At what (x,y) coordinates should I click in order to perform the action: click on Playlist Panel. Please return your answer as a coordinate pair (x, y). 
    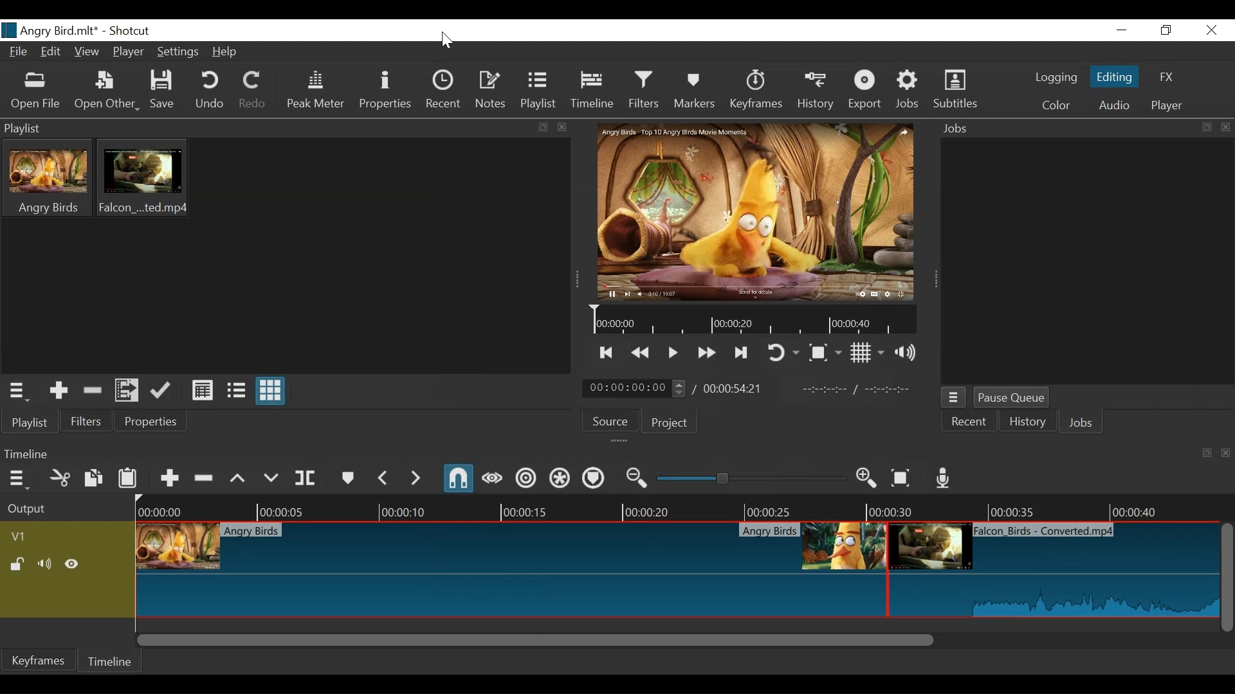
    Looking at the image, I should click on (20, 392).